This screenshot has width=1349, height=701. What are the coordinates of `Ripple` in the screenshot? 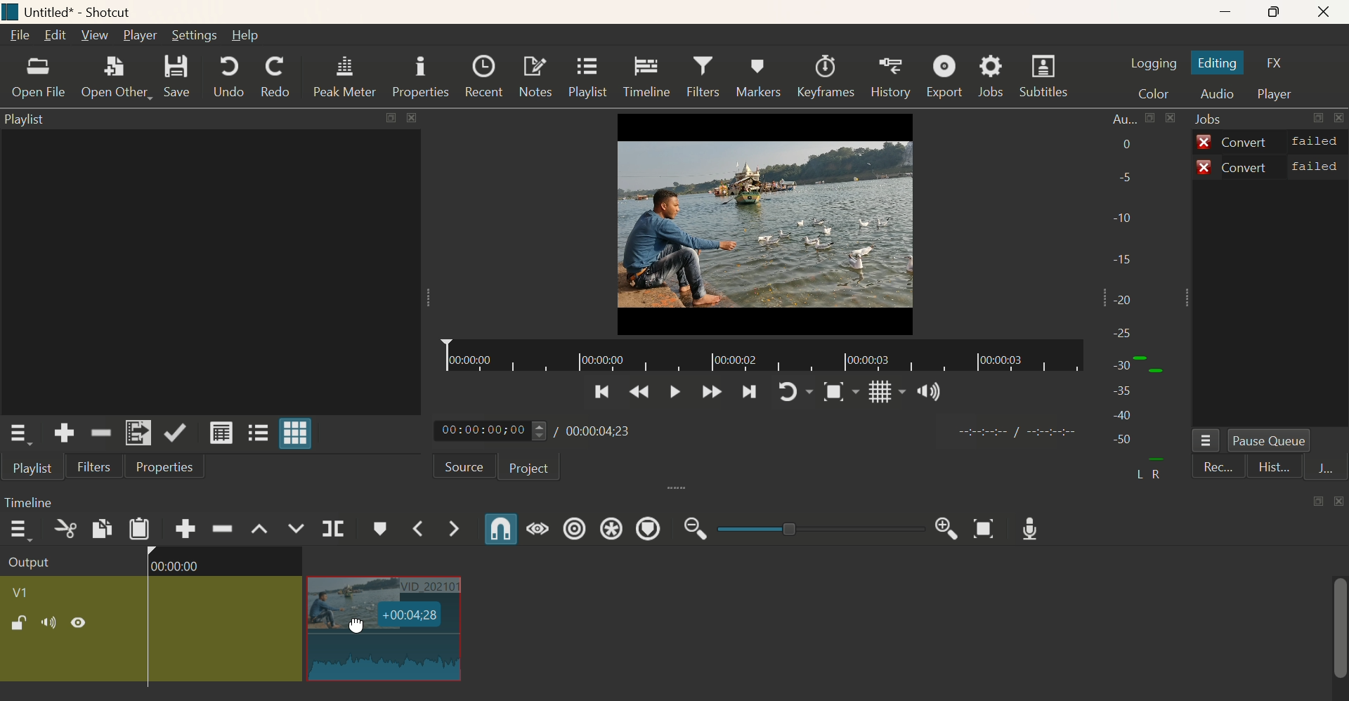 It's located at (223, 529).